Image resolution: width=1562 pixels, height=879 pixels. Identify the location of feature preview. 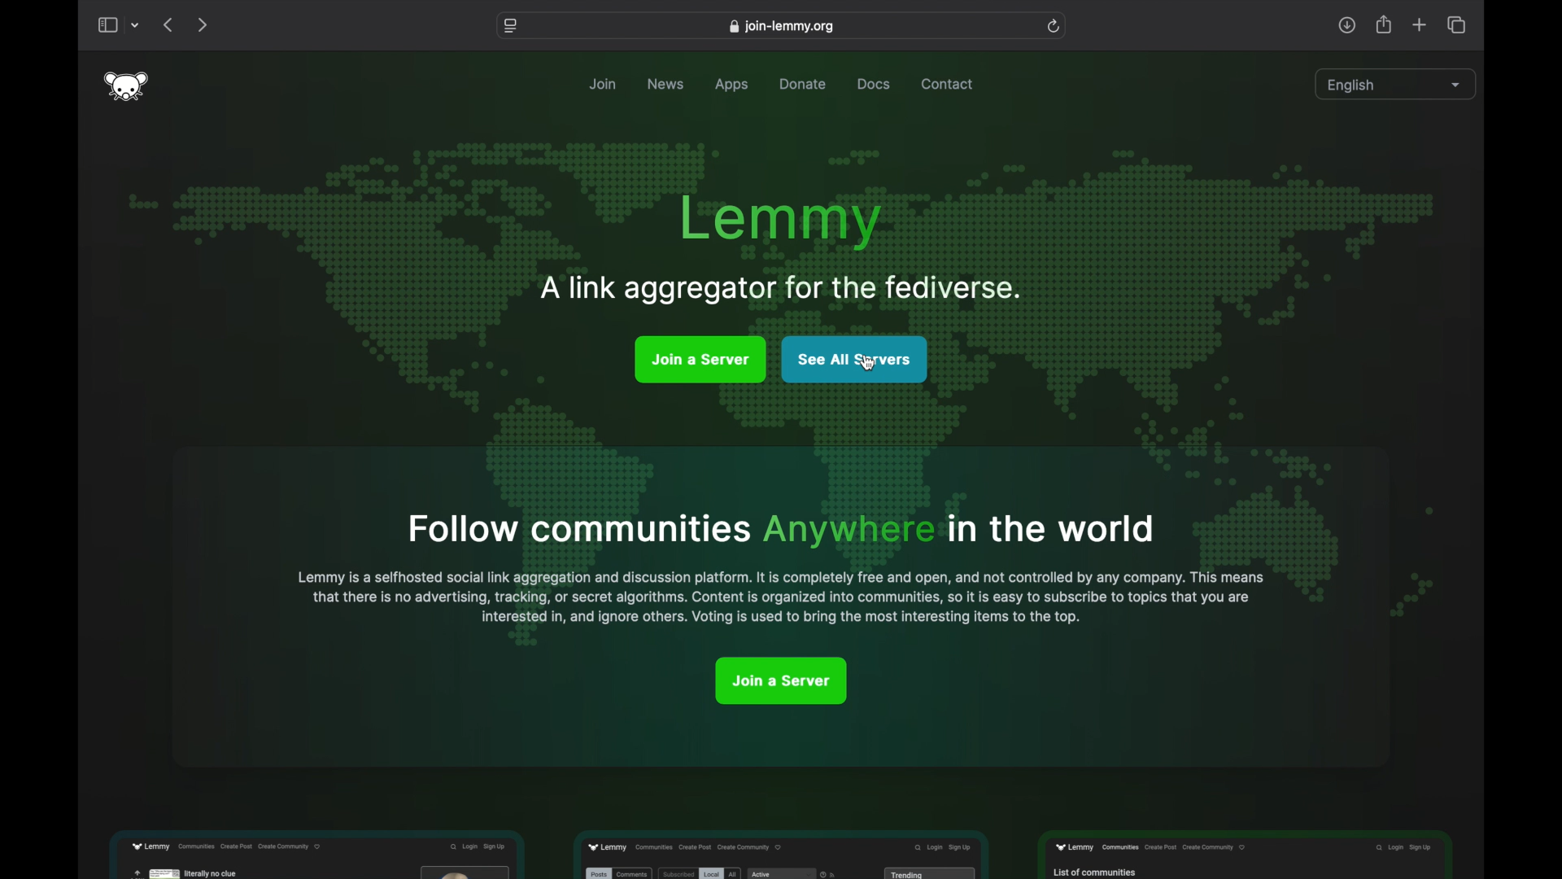
(318, 852).